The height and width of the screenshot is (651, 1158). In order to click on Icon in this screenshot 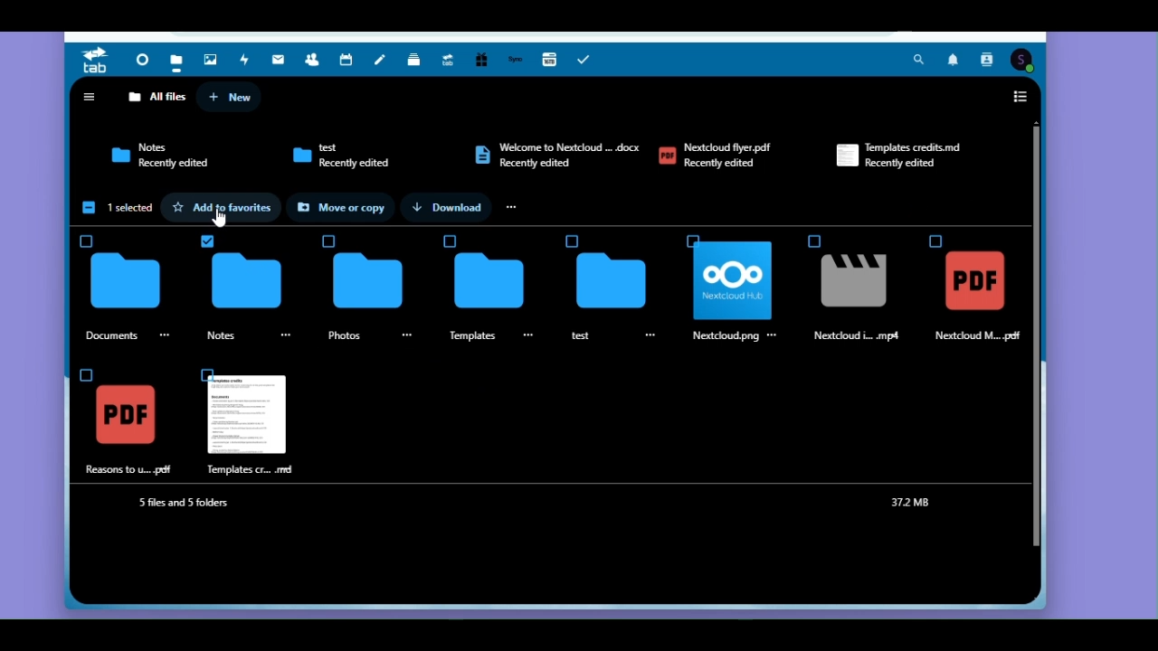, I will do `click(179, 207)`.